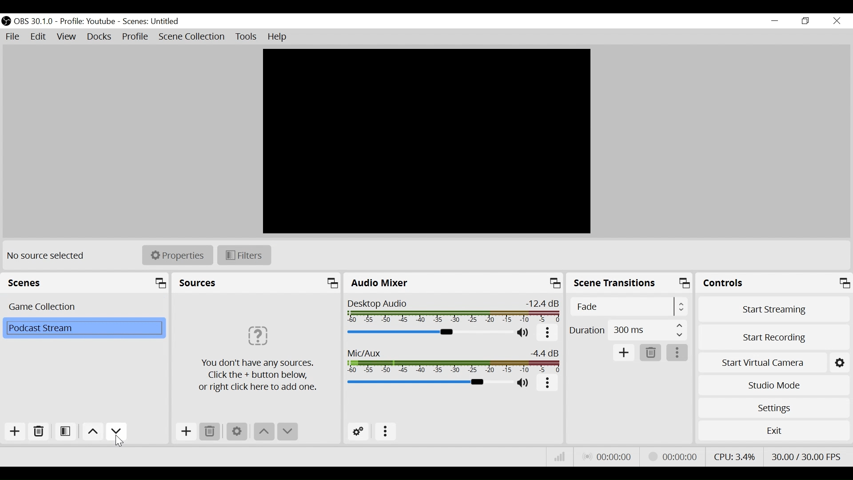 Image resolution: width=853 pixels, height=480 pixels. What do you see at coordinates (774, 21) in the screenshot?
I see `minimize` at bounding box center [774, 21].